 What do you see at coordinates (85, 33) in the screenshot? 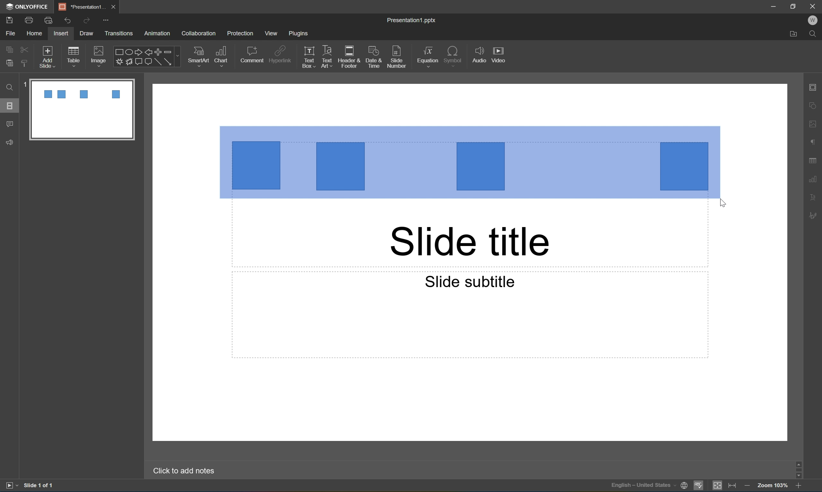
I see `draw` at bounding box center [85, 33].